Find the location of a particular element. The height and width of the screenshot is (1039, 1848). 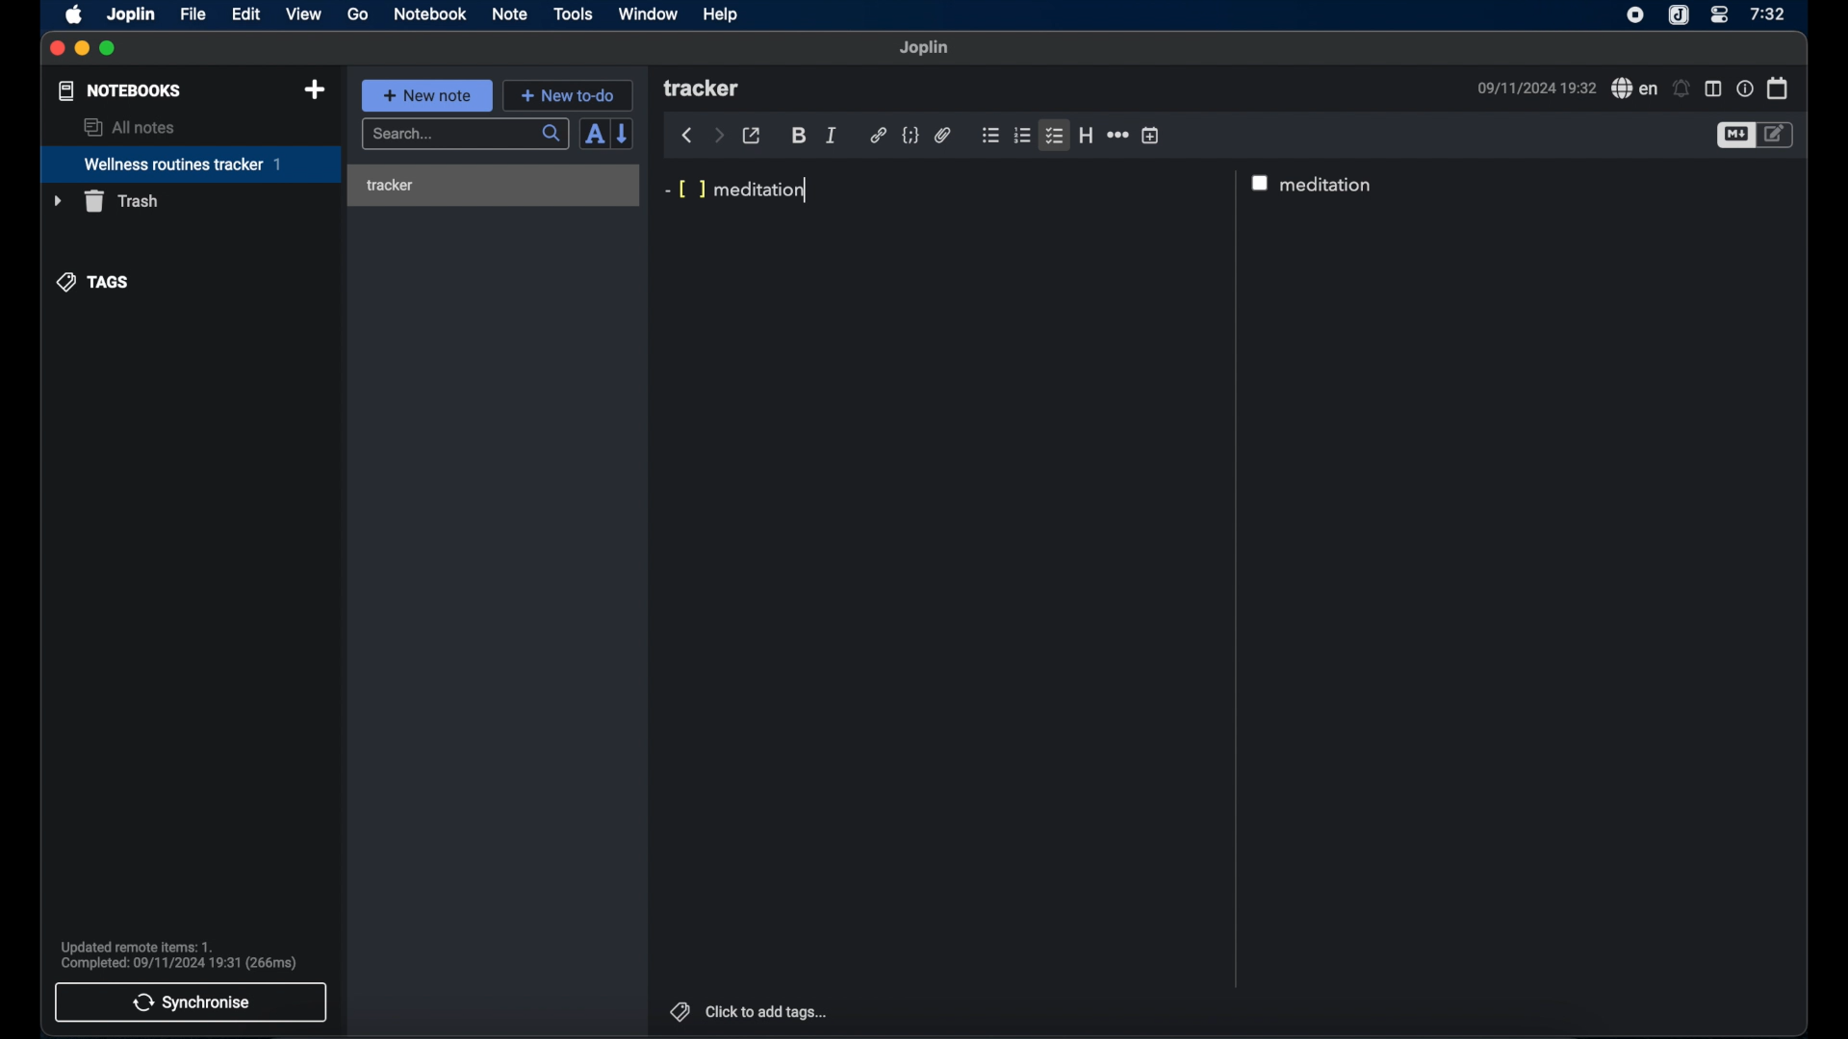

note is located at coordinates (510, 15).